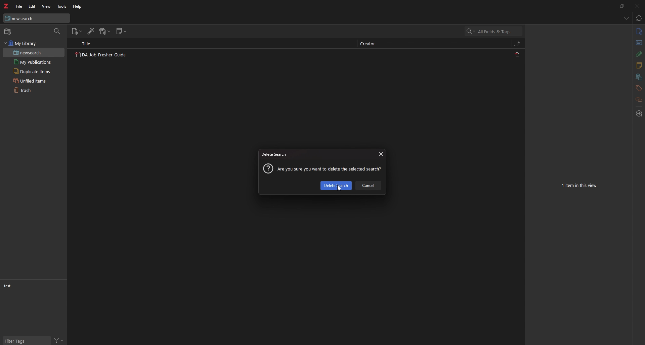 The width and height of the screenshot is (645, 345). I want to click on Search options, so click(468, 31).